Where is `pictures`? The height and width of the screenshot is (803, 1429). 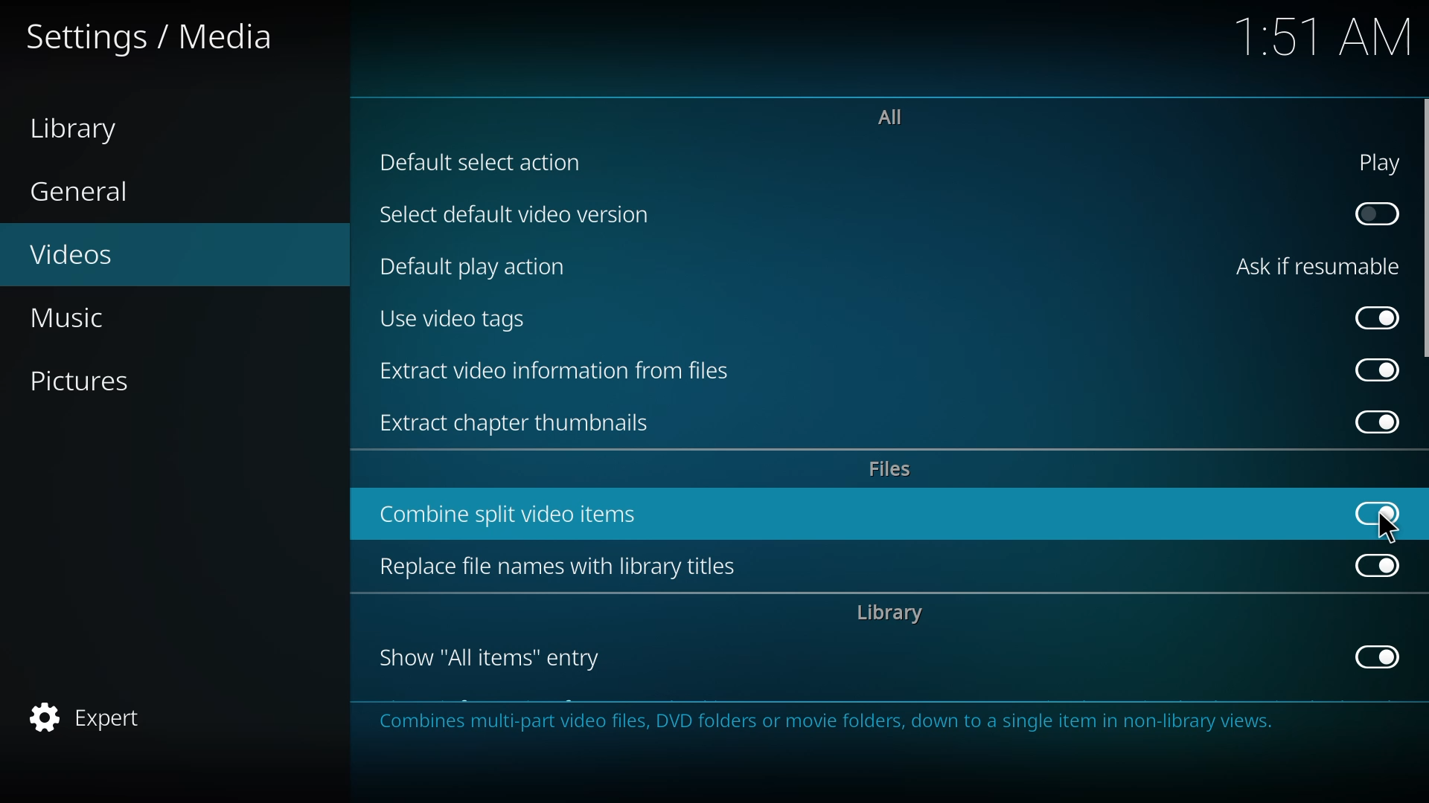
pictures is located at coordinates (89, 383).